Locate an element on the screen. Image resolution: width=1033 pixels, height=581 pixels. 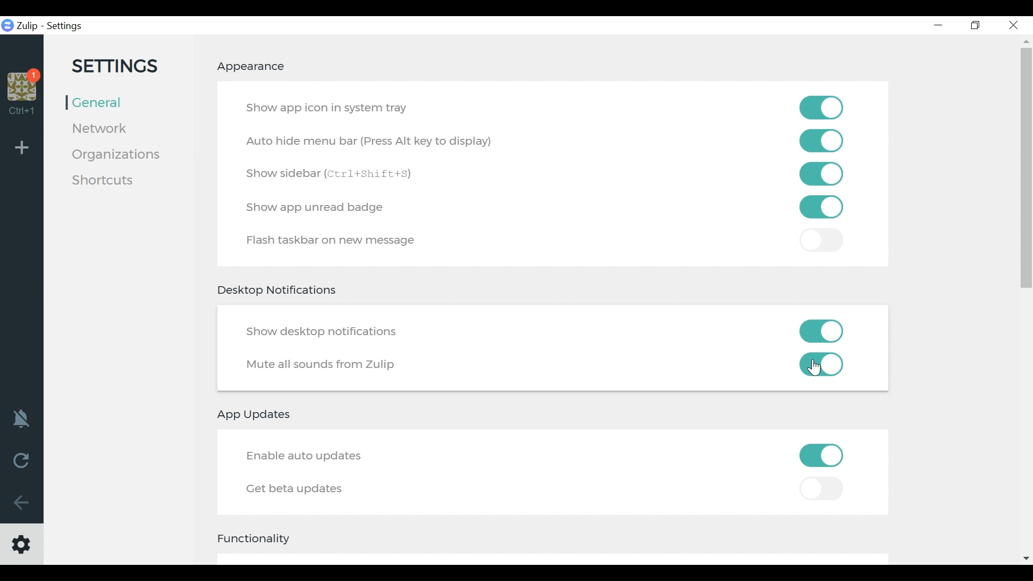
Organisation is located at coordinates (23, 87).